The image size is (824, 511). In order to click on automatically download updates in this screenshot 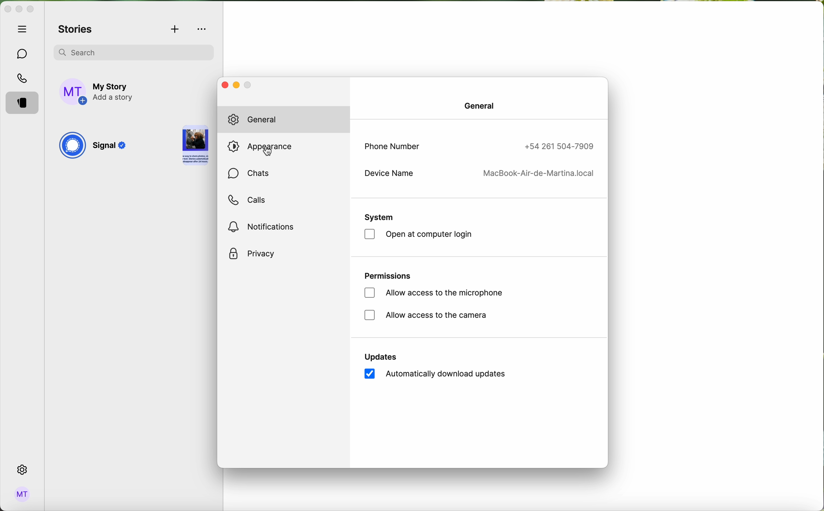, I will do `click(450, 374)`.